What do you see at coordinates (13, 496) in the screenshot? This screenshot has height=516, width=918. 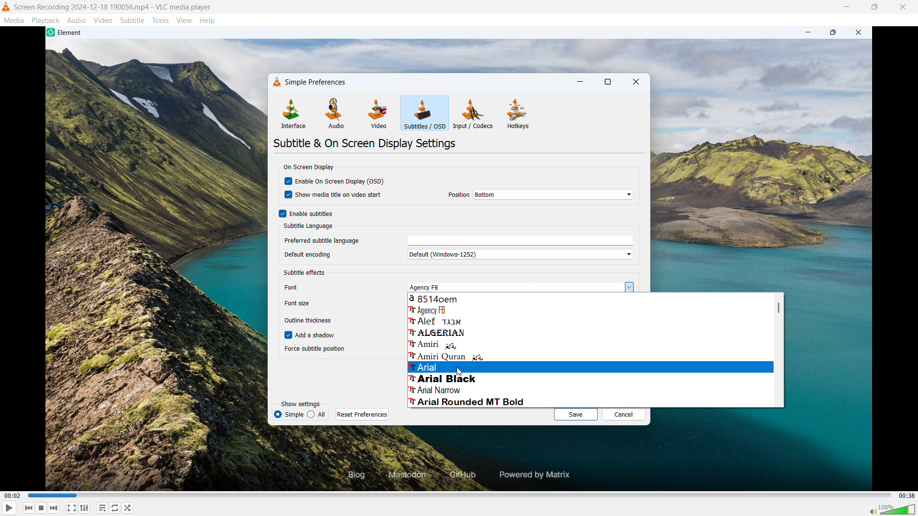 I see `time elapsed` at bounding box center [13, 496].